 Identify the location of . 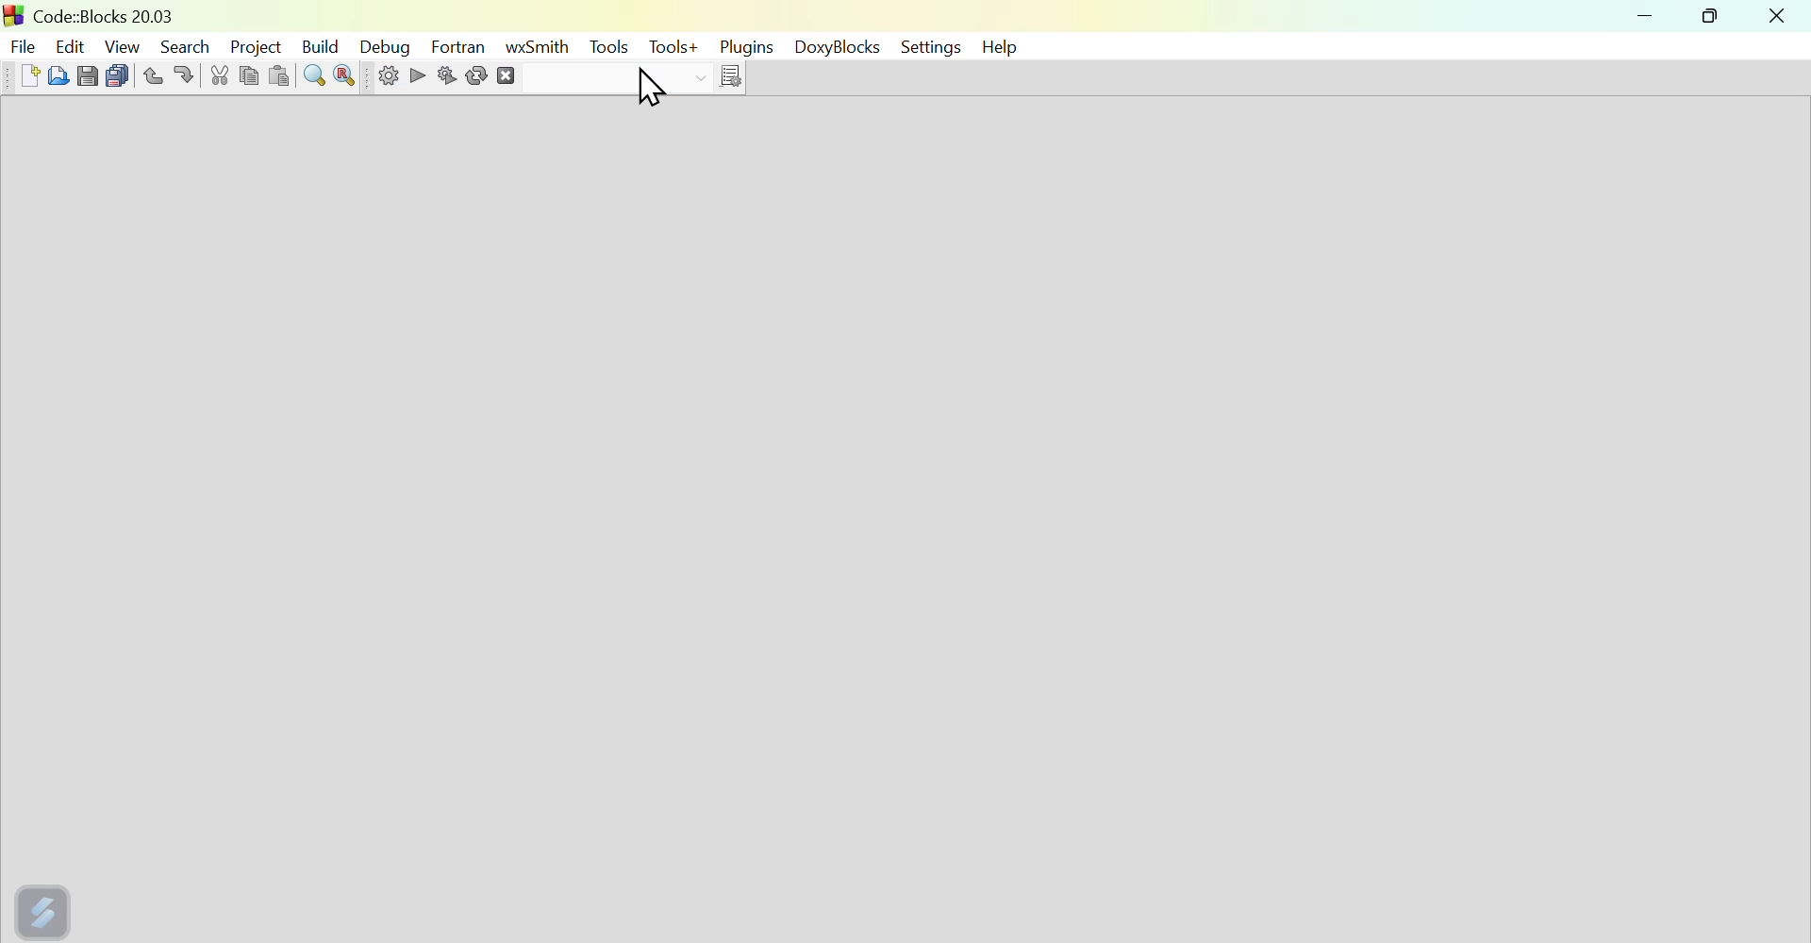
(316, 76).